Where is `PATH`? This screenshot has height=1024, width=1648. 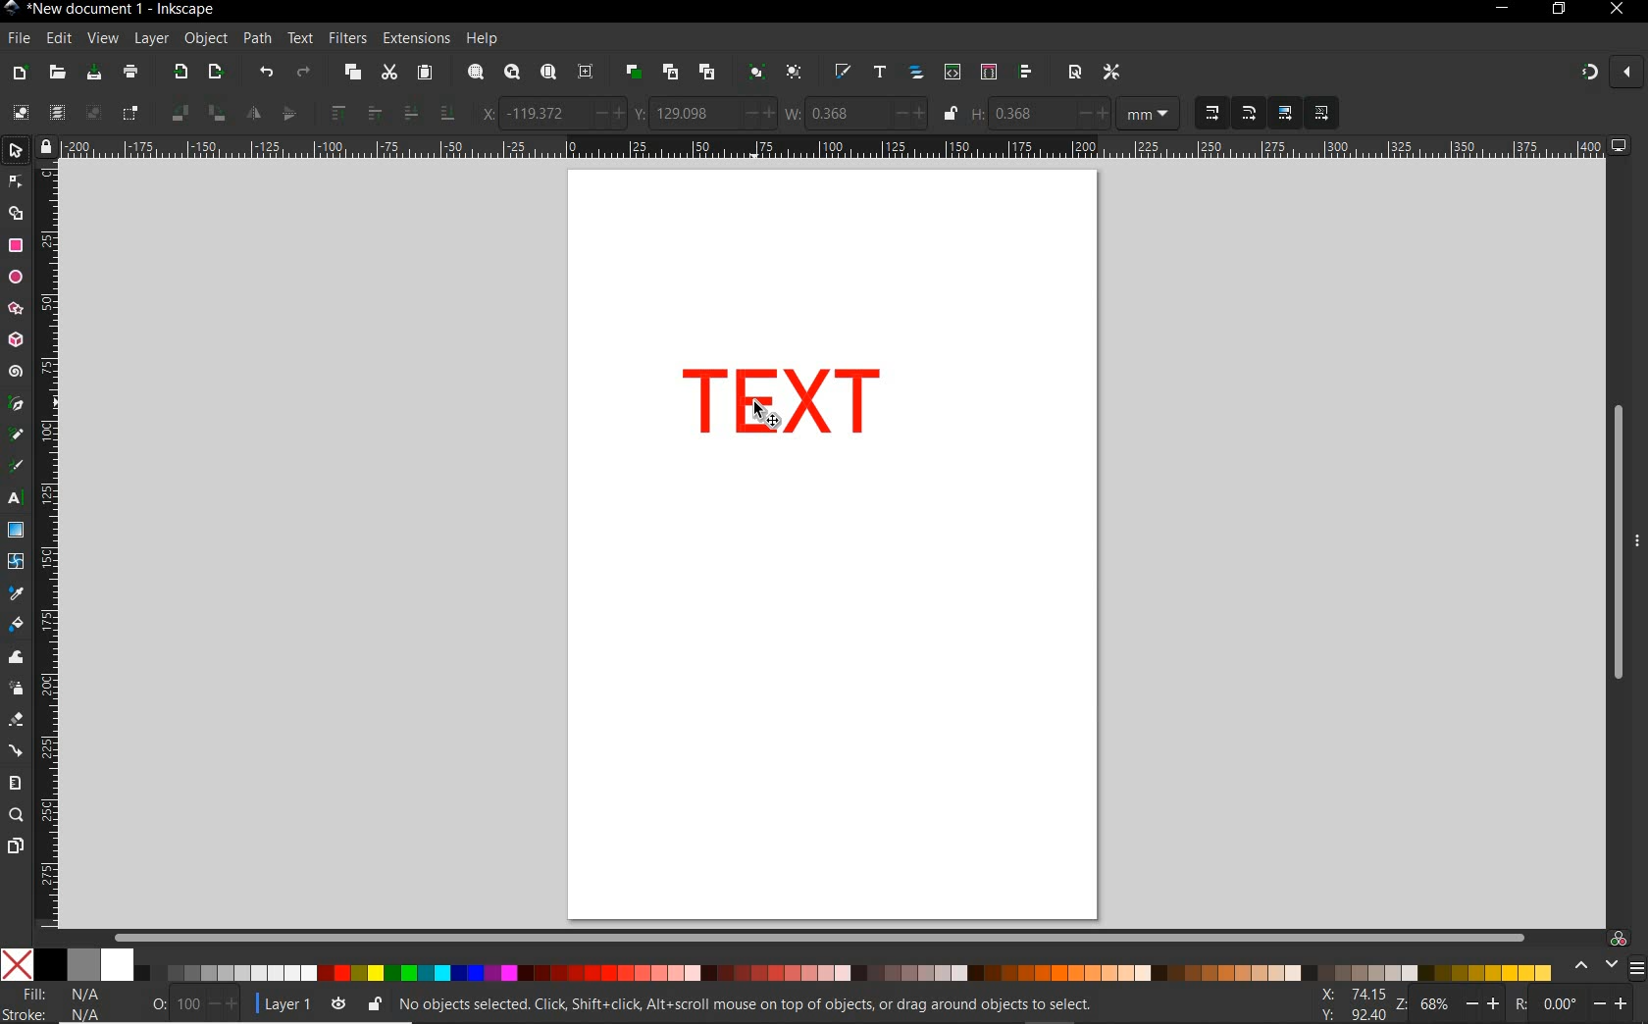 PATH is located at coordinates (256, 39).